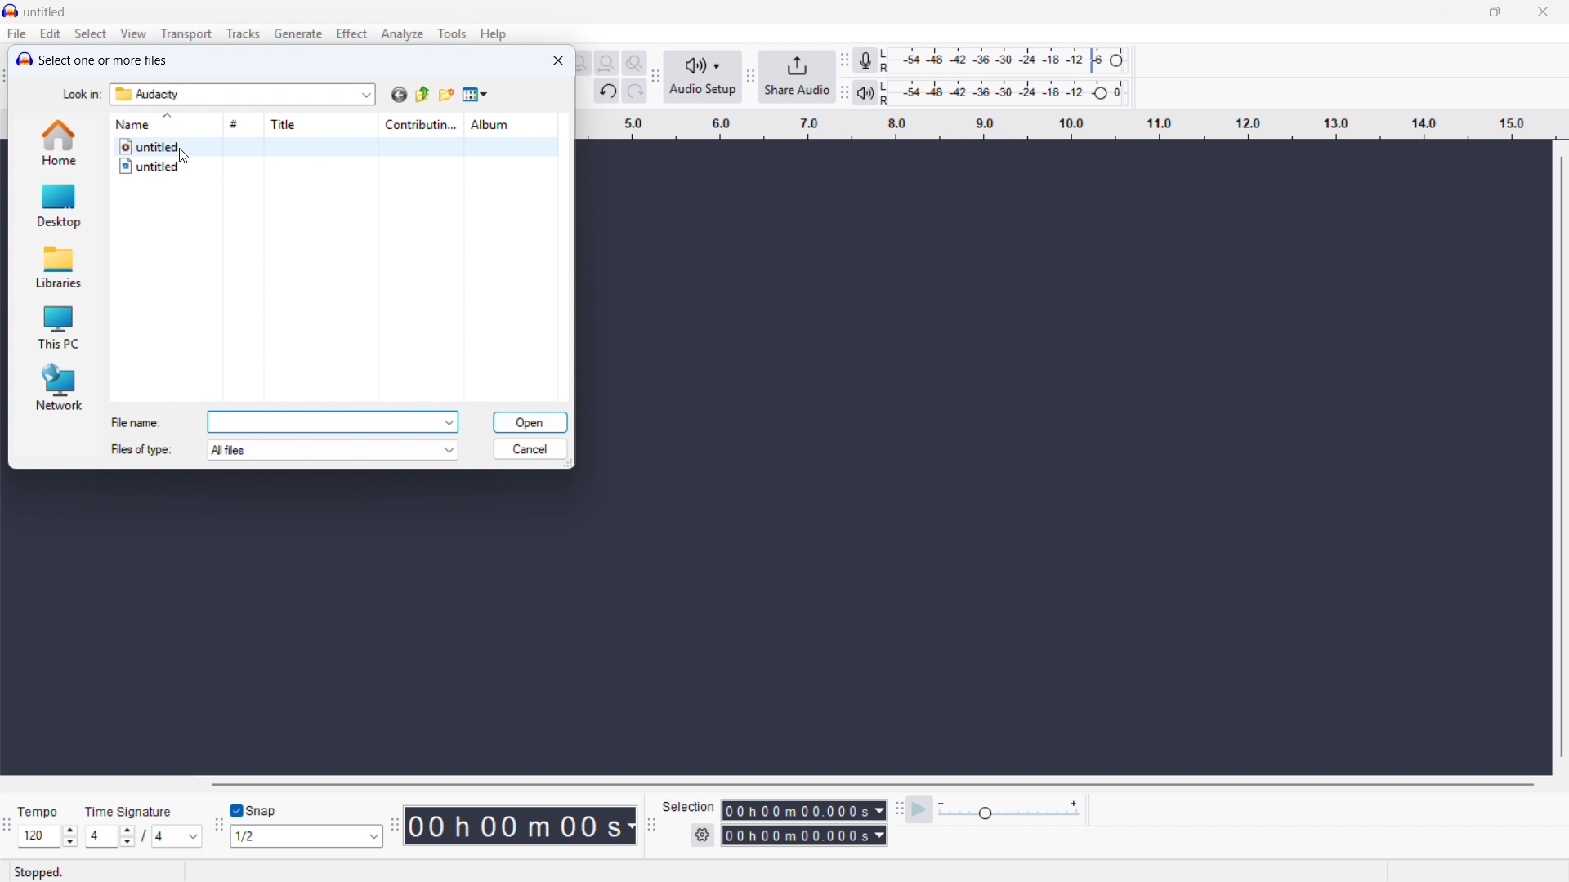 This screenshot has height=882, width=1569. What do you see at coordinates (635, 91) in the screenshot?
I see `Redo` at bounding box center [635, 91].